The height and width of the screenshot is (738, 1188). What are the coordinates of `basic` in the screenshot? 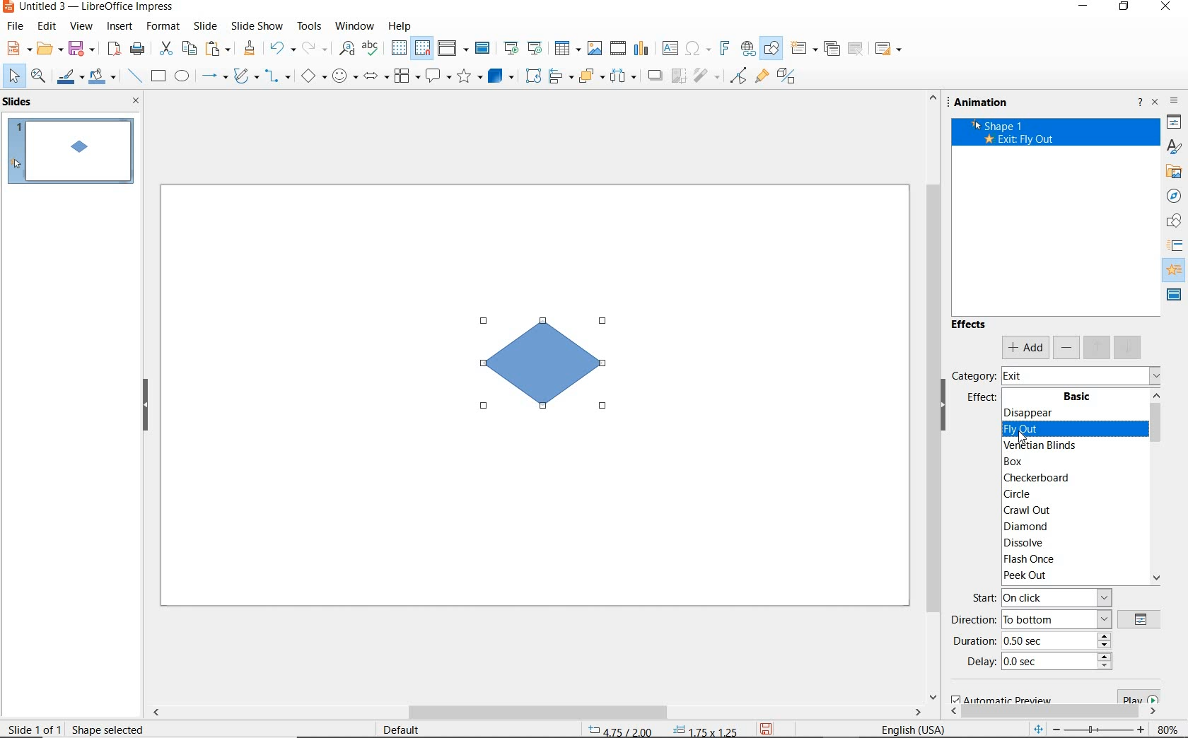 It's located at (1076, 397).